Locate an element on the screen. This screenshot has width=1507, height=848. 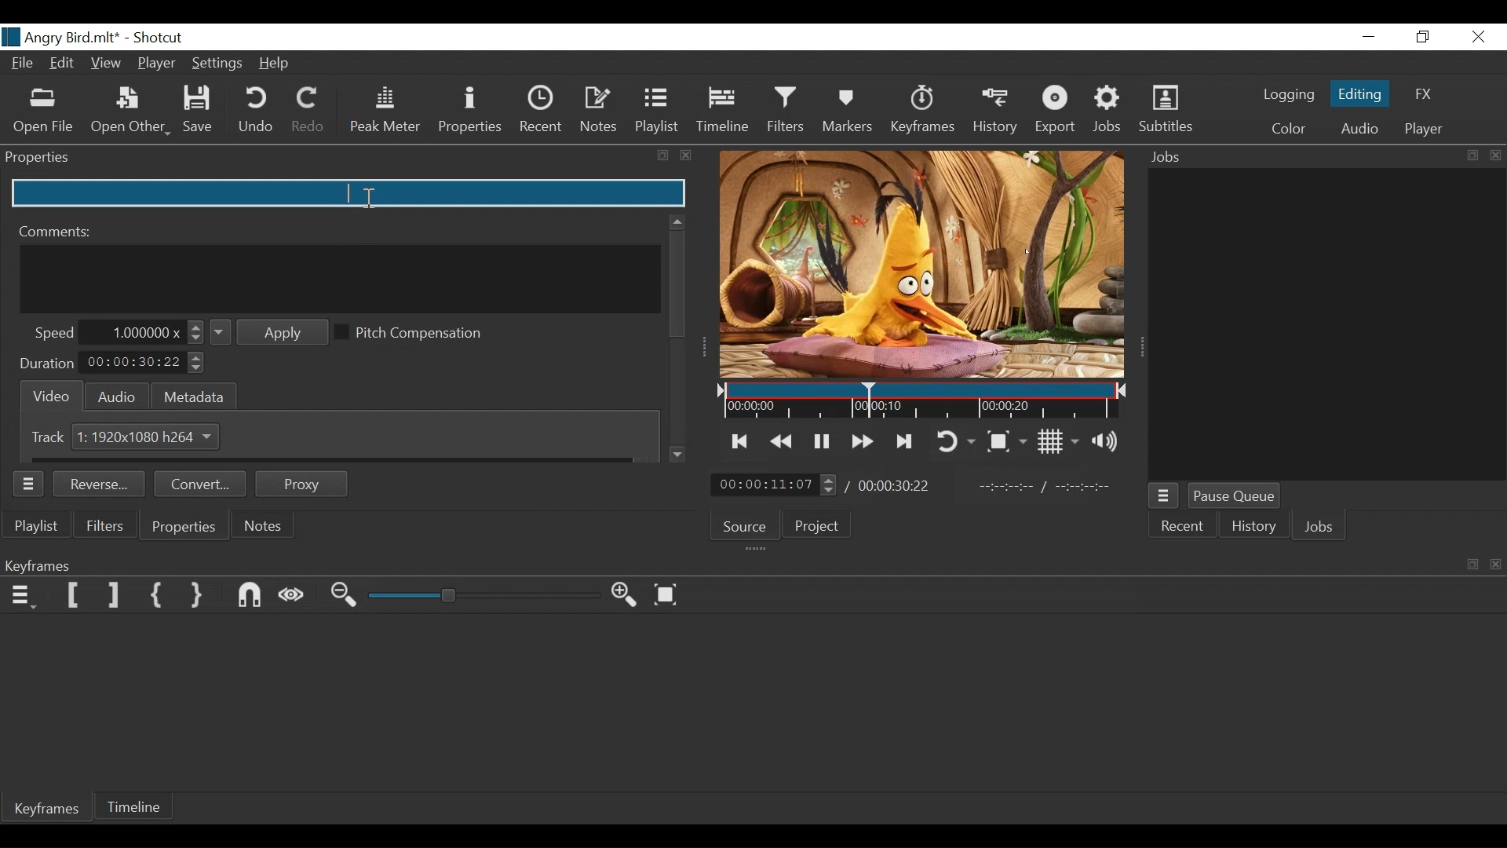
Set Filter Last is located at coordinates (115, 597).